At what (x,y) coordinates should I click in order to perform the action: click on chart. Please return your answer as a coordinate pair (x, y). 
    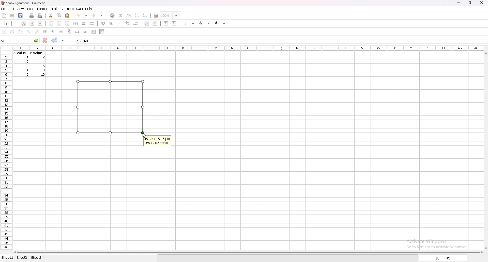
    Looking at the image, I should click on (155, 16).